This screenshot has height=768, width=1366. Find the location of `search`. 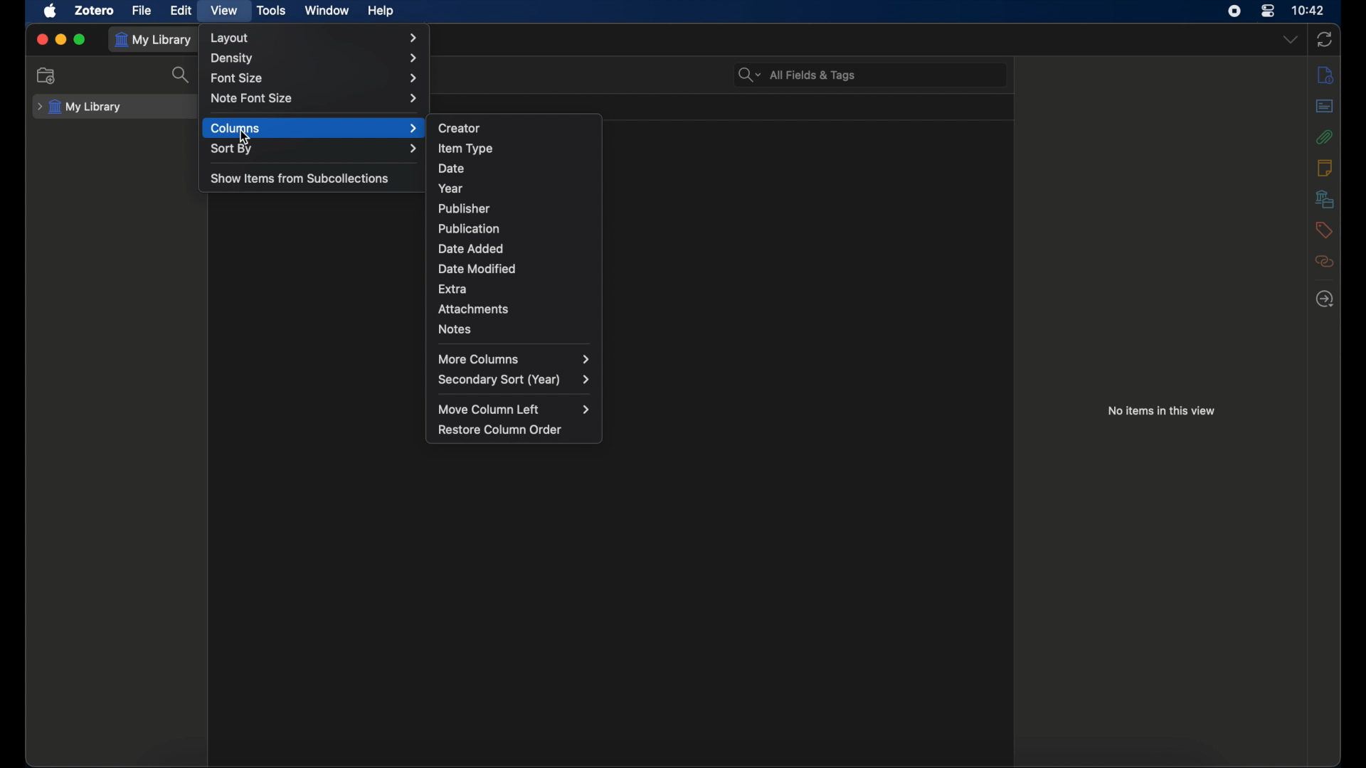

search is located at coordinates (182, 75).